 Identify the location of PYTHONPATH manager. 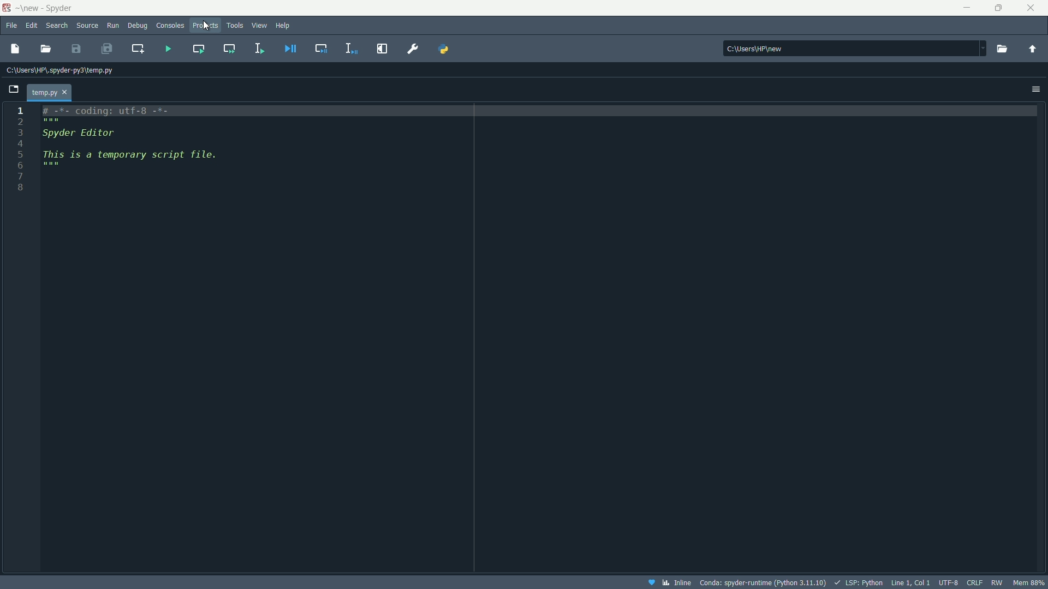
(442, 49).